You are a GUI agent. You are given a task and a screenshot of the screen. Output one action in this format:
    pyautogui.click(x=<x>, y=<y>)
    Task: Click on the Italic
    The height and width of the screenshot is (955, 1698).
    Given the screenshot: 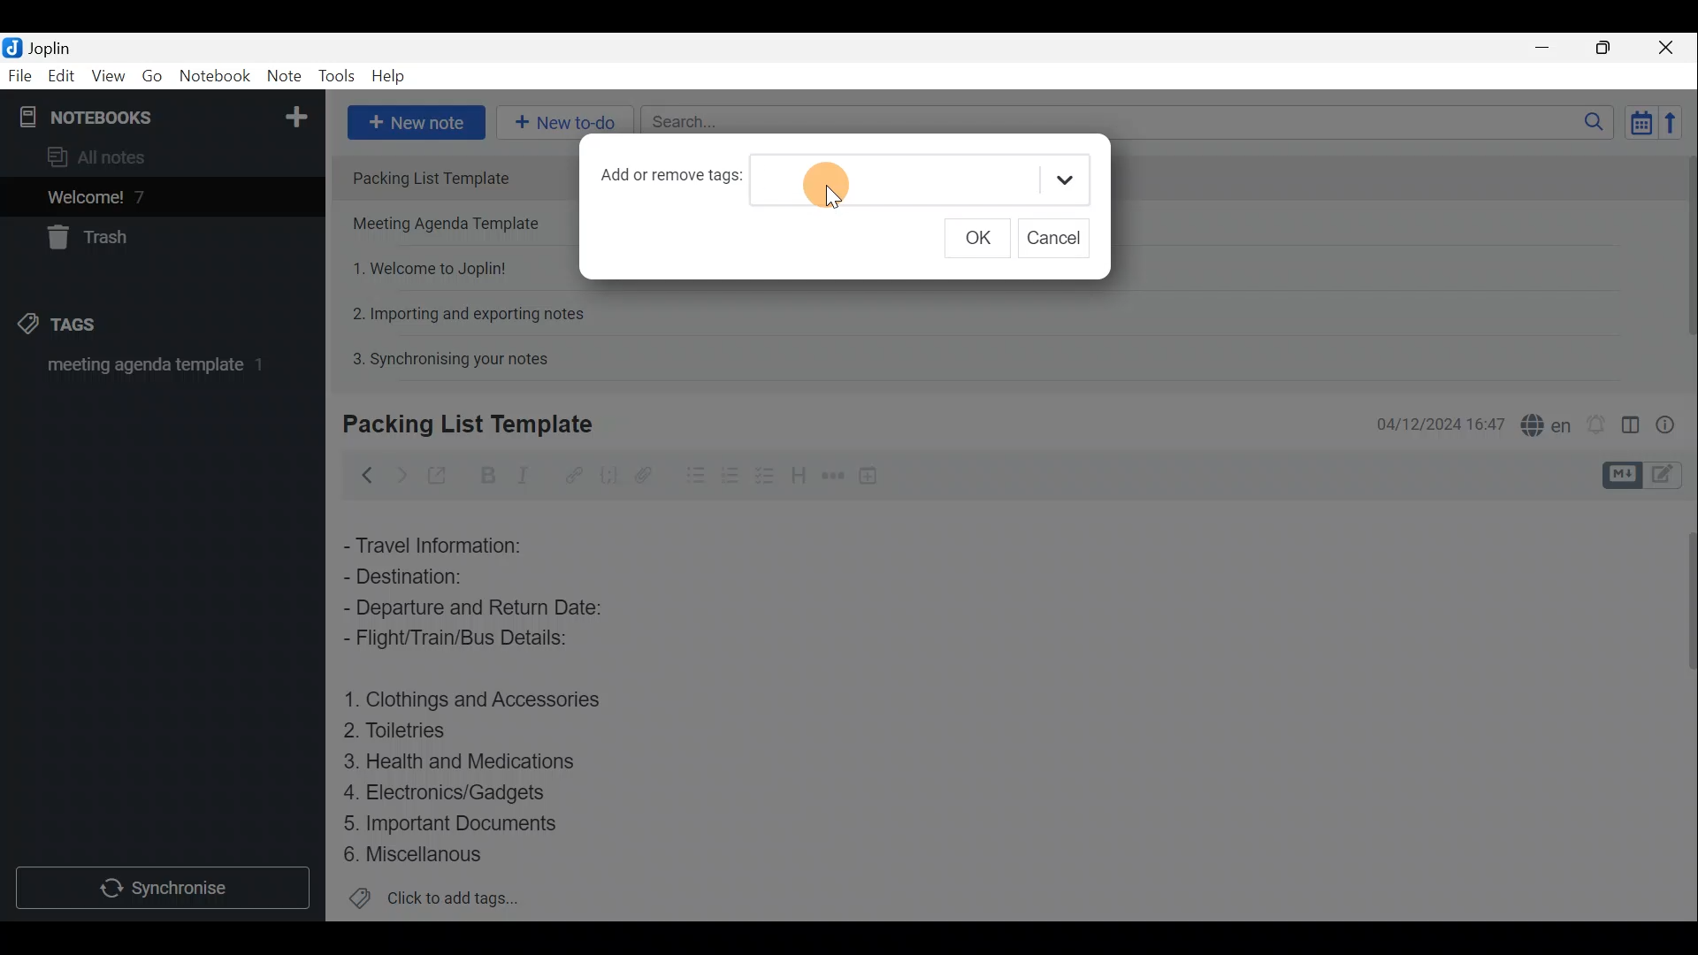 What is the action you would take?
    pyautogui.click(x=530, y=475)
    